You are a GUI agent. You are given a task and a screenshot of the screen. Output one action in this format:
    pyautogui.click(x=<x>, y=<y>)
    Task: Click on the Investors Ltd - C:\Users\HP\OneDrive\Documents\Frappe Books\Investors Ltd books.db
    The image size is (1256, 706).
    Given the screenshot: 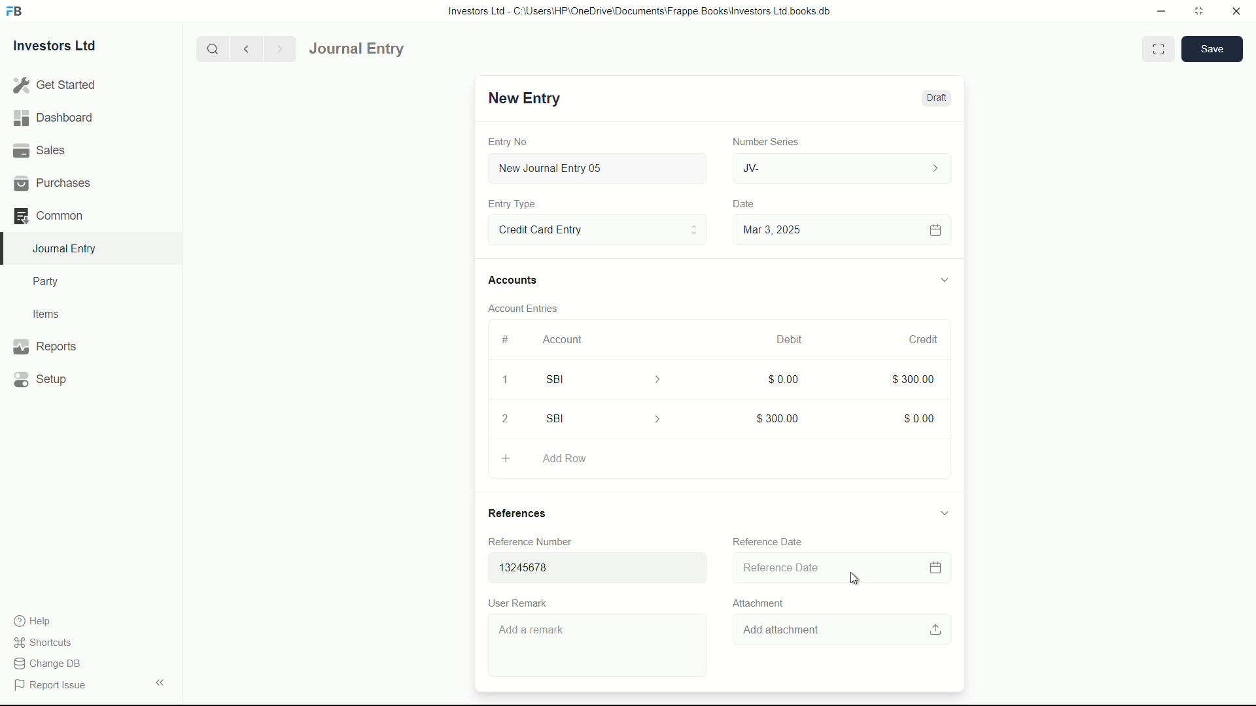 What is the action you would take?
    pyautogui.click(x=641, y=10)
    